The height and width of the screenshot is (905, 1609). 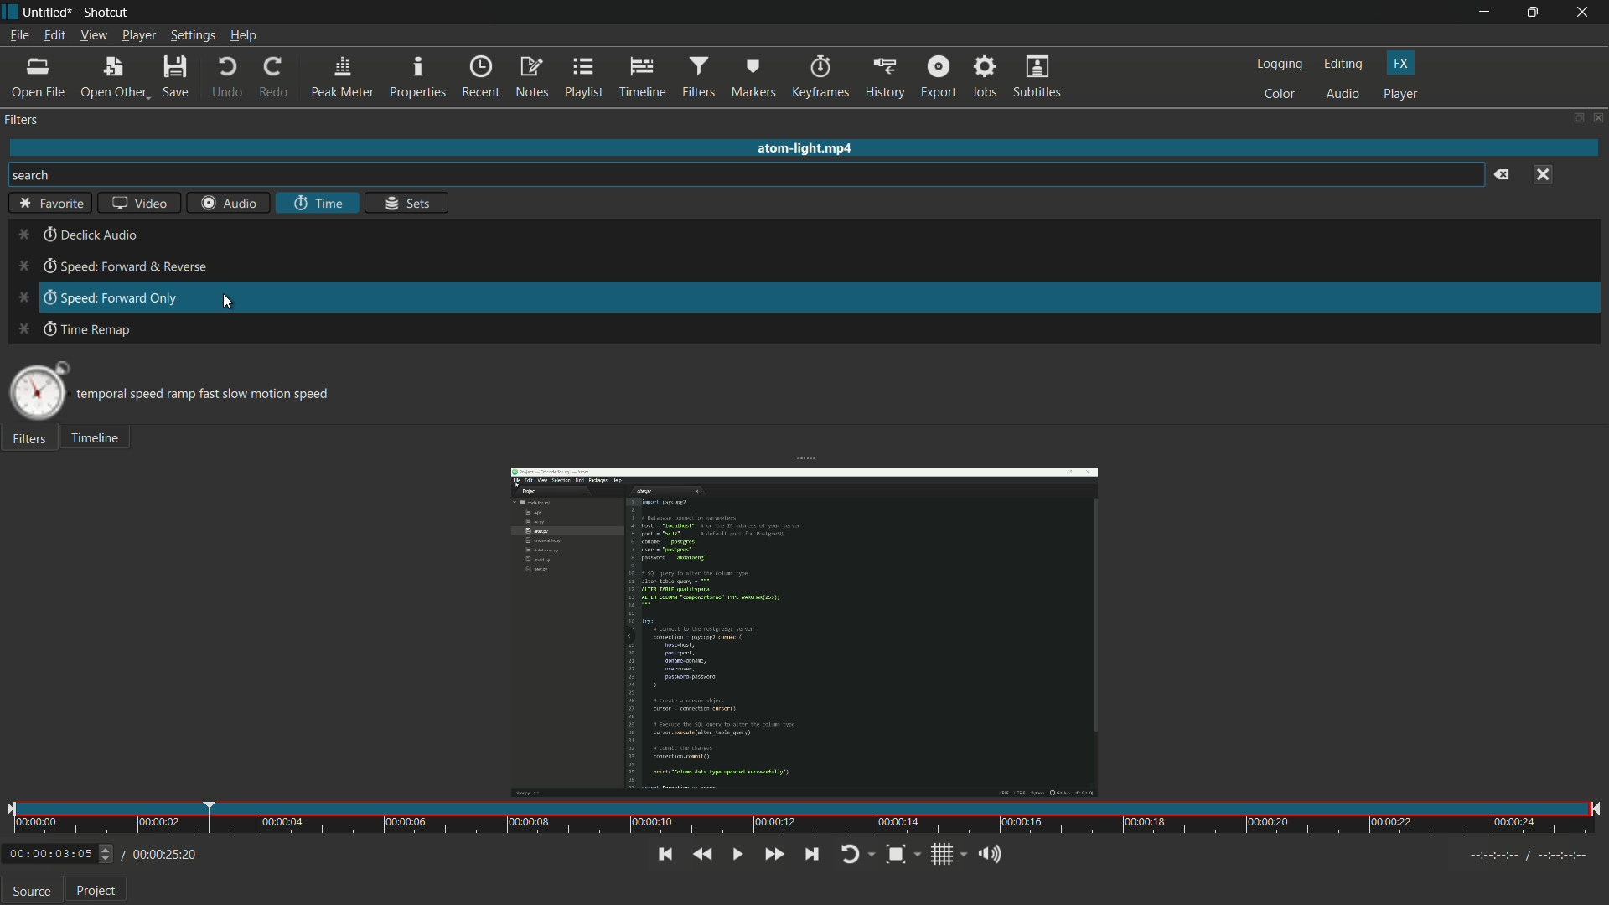 I want to click on shotcut icon, so click(x=10, y=11).